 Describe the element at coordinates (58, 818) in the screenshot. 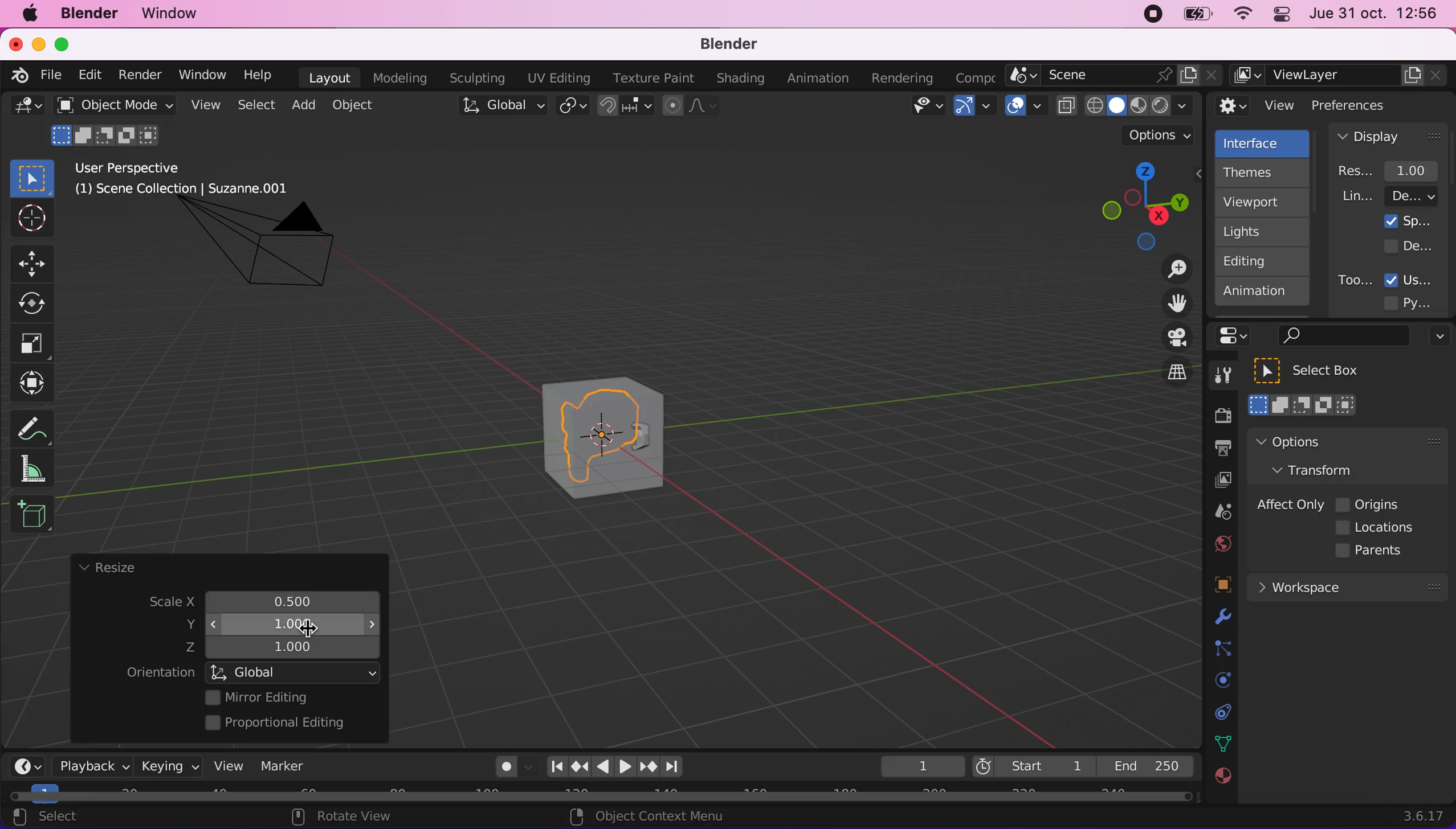

I see `select` at that location.